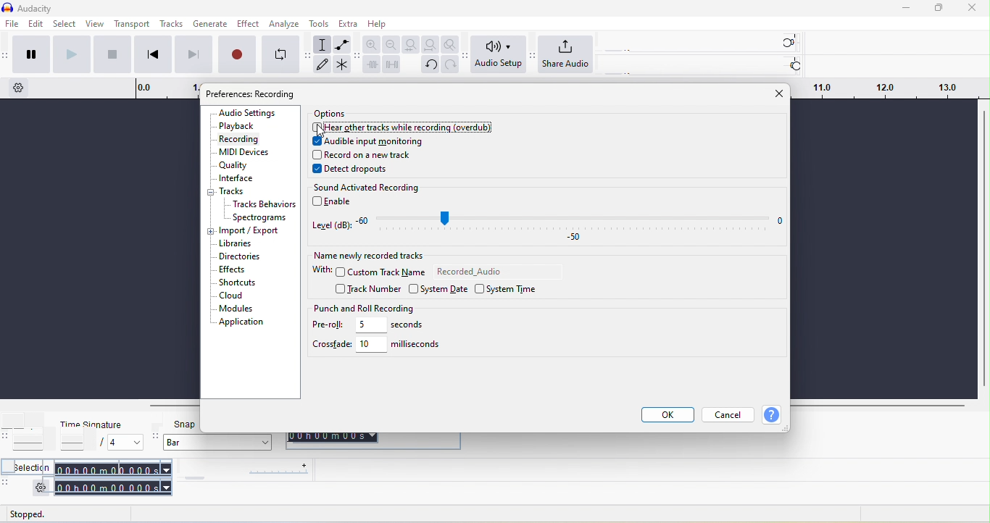  What do you see at coordinates (973, 9) in the screenshot?
I see `close` at bounding box center [973, 9].